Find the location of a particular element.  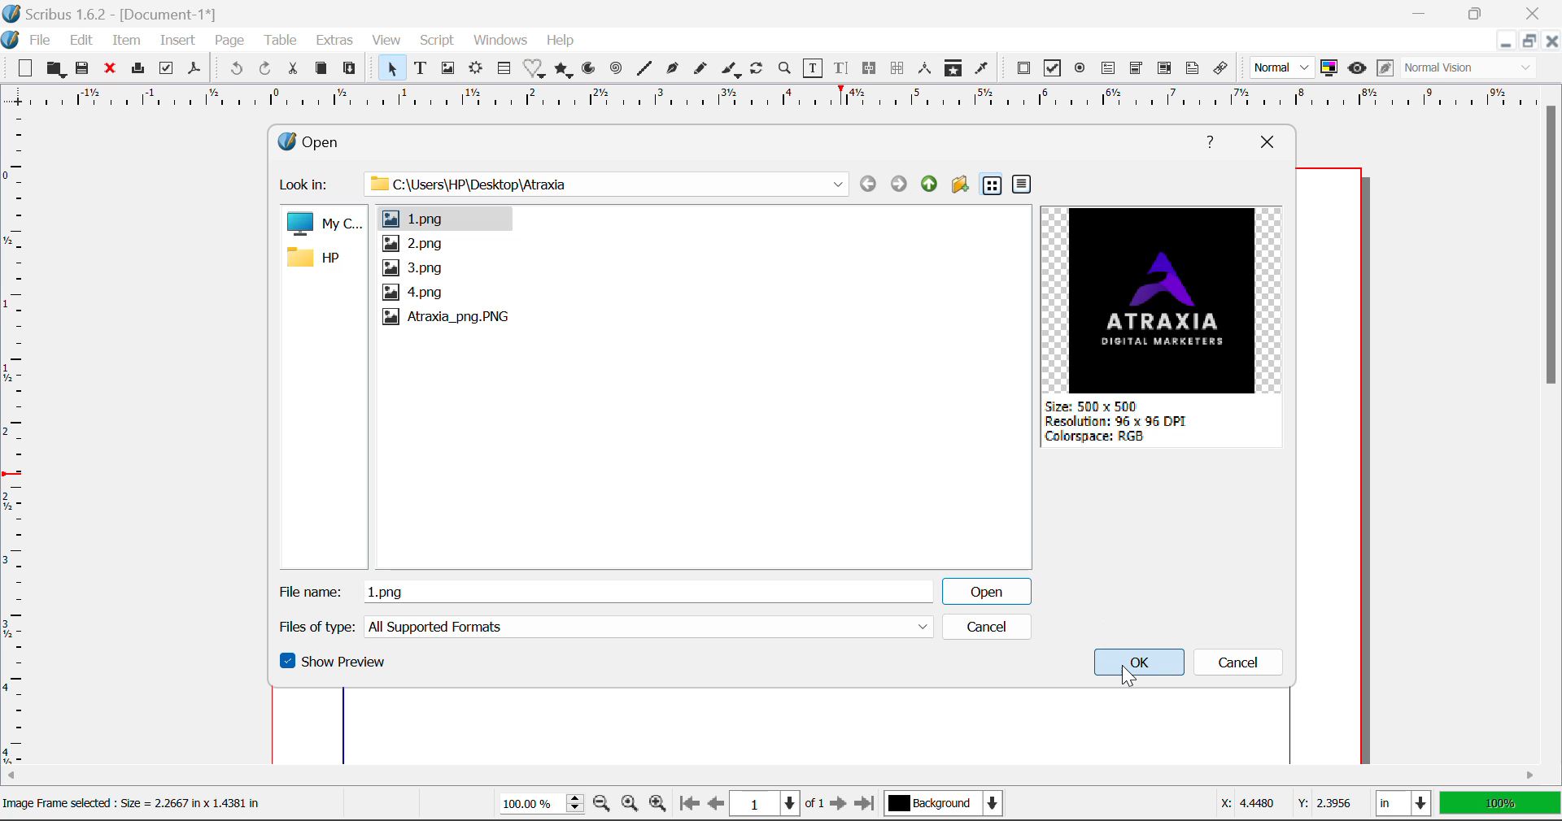

Polygons is located at coordinates (565, 71).